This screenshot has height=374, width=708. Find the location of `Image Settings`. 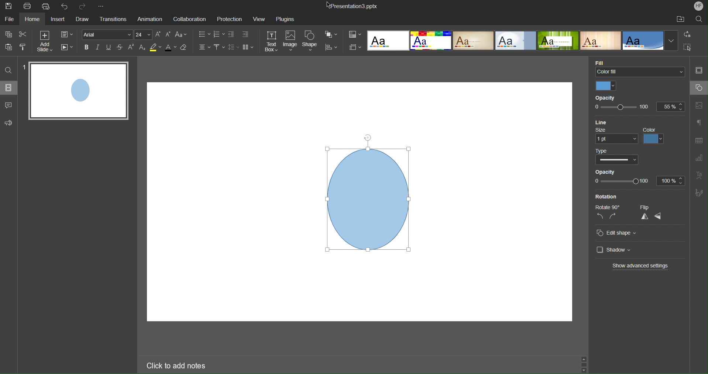

Image Settings is located at coordinates (701, 105).